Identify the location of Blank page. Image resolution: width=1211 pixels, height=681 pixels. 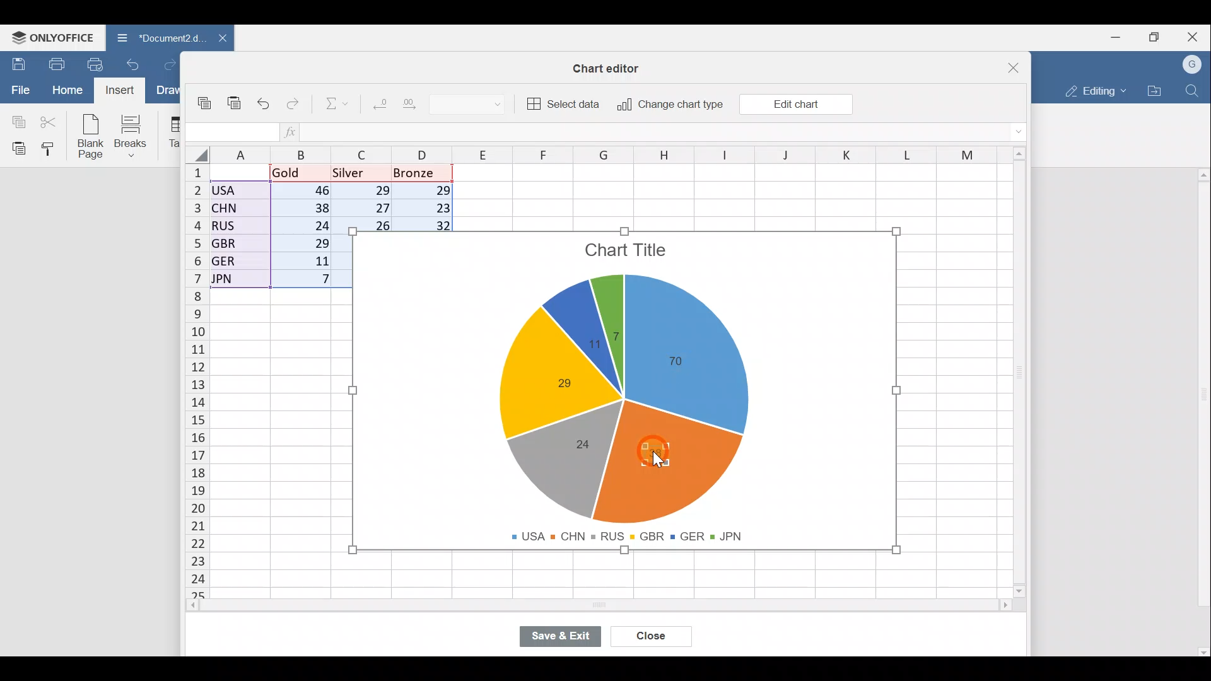
(88, 135).